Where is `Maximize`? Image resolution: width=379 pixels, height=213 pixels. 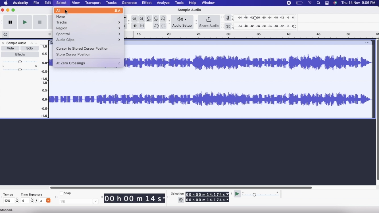
Maximize is located at coordinates (14, 9).